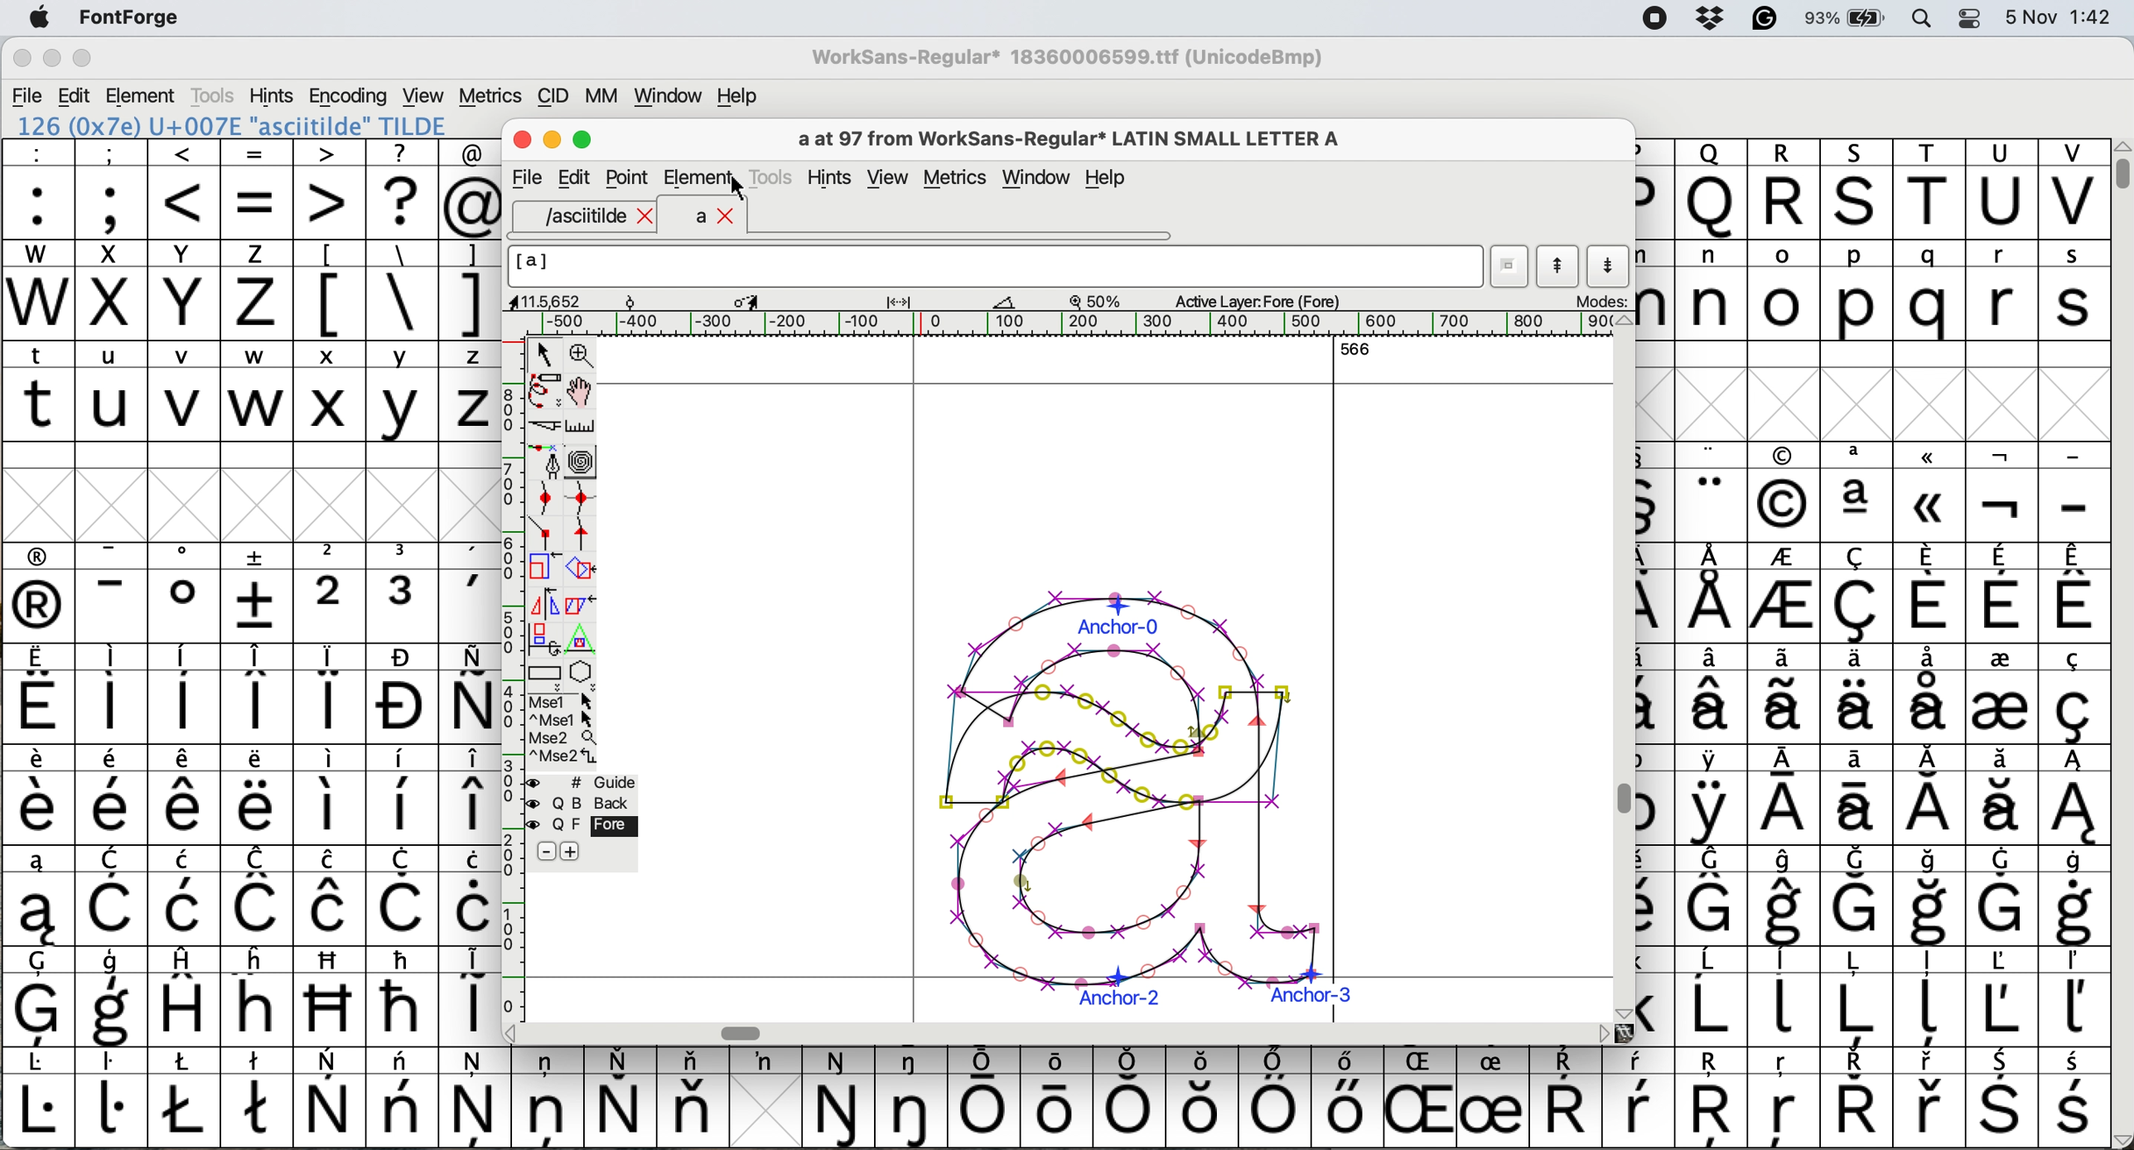 Image resolution: width=2134 pixels, height=1150 pixels. What do you see at coordinates (2119, 166) in the screenshot?
I see `vertical scroll bar` at bounding box center [2119, 166].